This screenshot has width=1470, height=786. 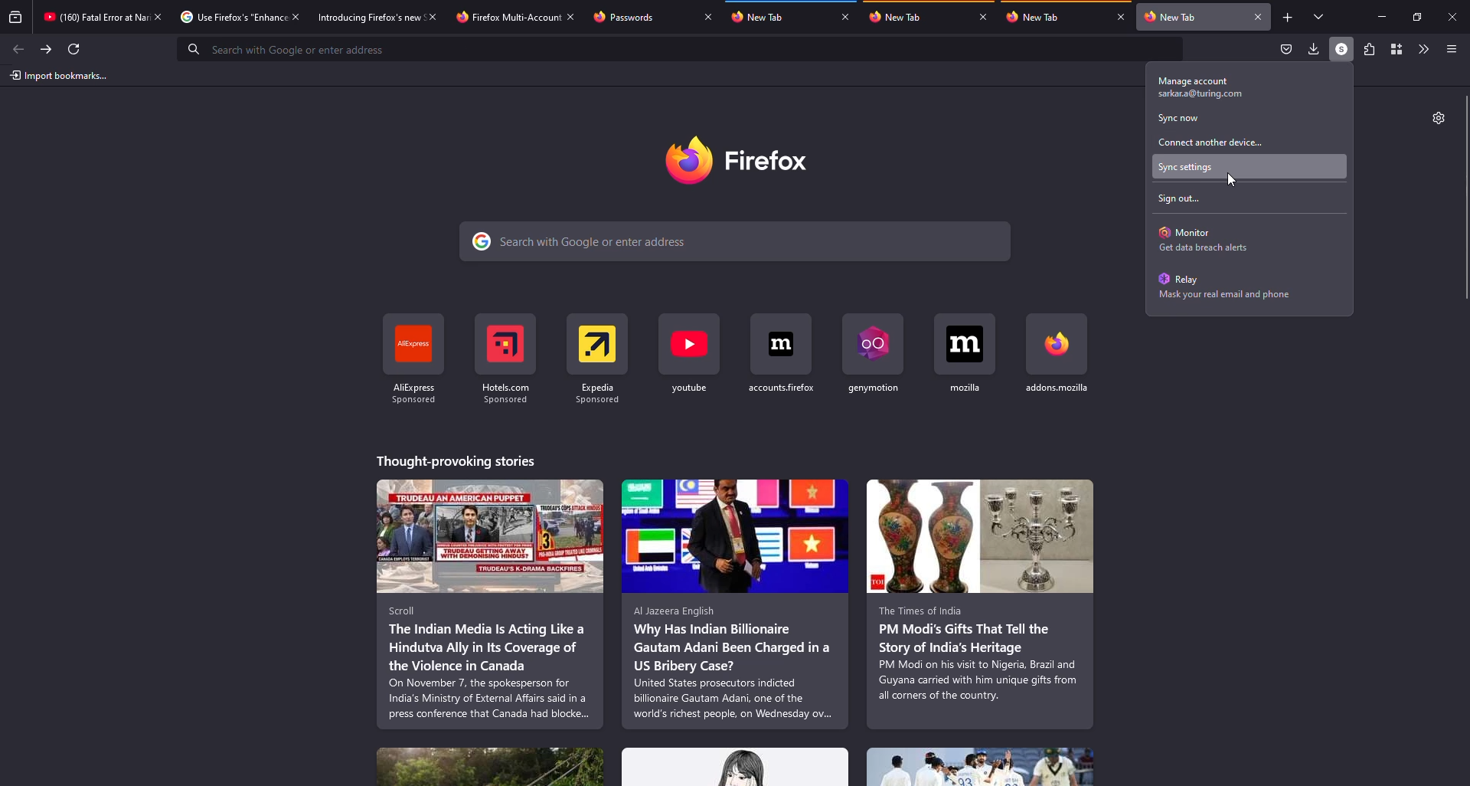 What do you see at coordinates (297, 16) in the screenshot?
I see `close` at bounding box center [297, 16].